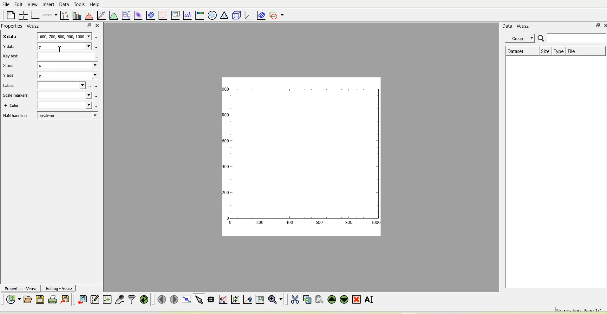 This screenshot has width=607, height=314. Describe the element at coordinates (162, 15) in the screenshot. I see `plot a vector field` at that location.